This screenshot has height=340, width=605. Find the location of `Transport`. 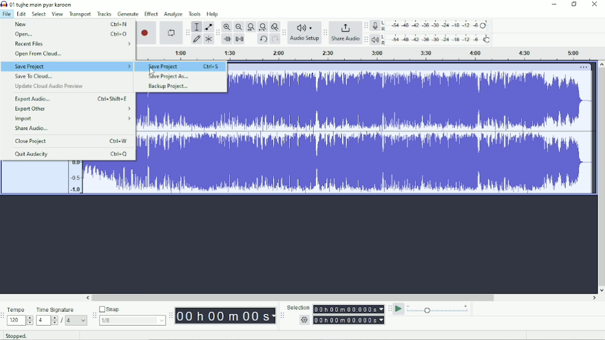

Transport is located at coordinates (80, 14).